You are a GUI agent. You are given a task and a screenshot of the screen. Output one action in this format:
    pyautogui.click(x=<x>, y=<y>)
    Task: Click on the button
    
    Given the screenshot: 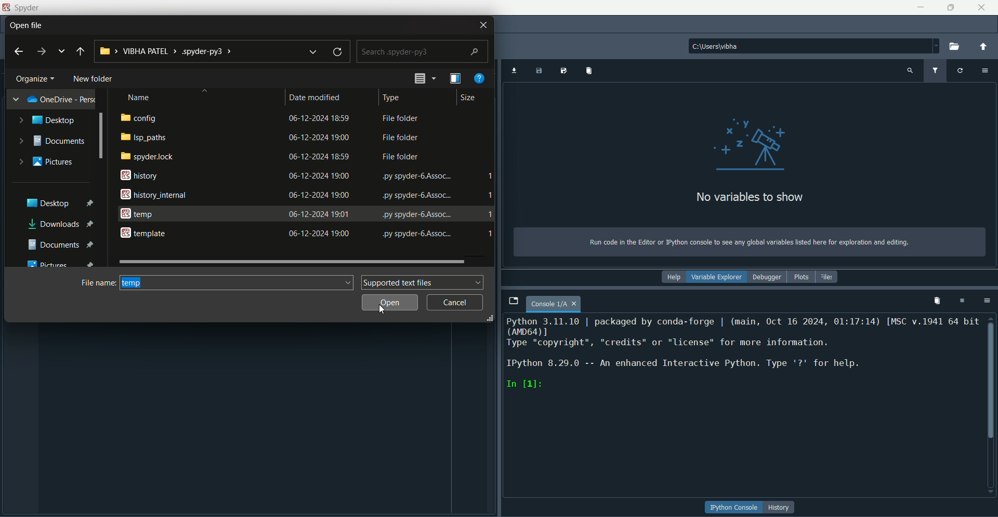 What is the action you would take?
    pyautogui.click(x=734, y=507)
    